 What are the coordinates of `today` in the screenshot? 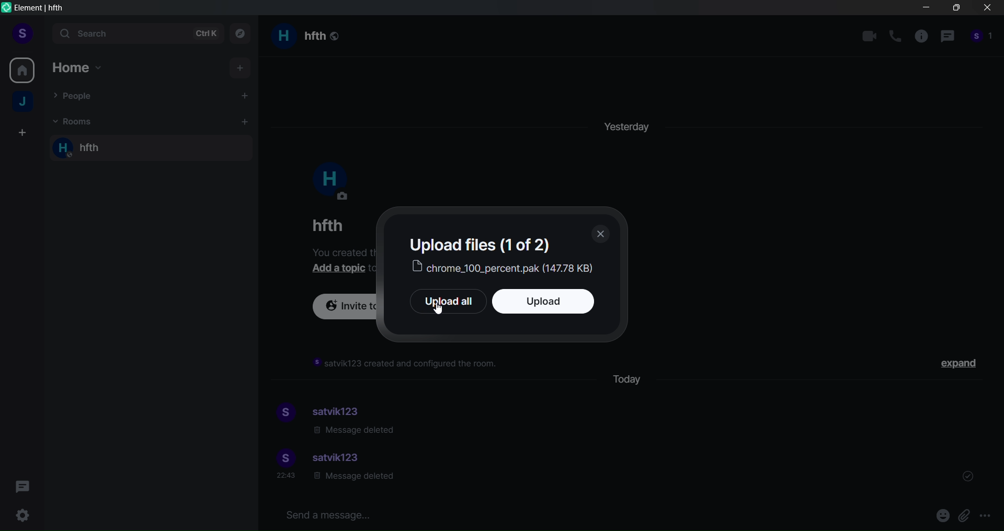 It's located at (632, 378).